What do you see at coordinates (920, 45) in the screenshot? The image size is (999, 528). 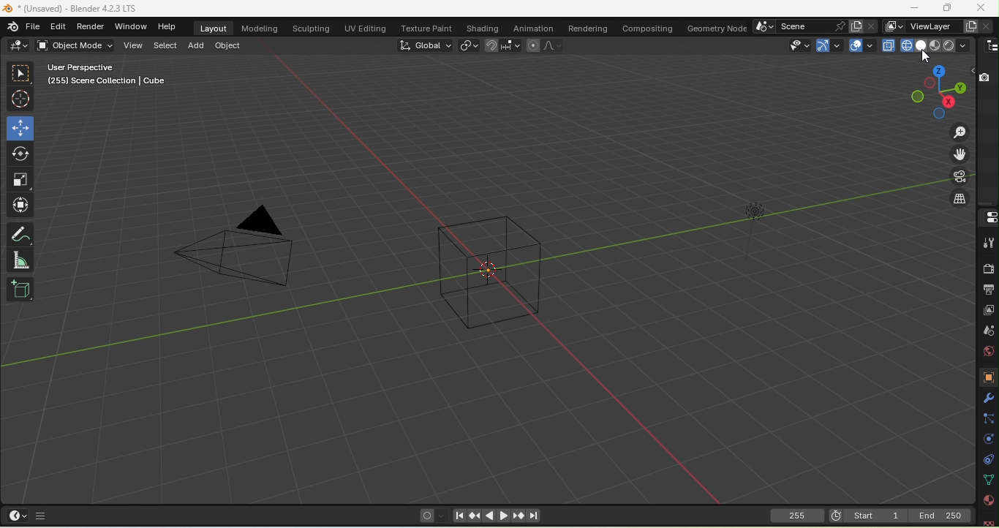 I see `Viewport shading: Solid` at bounding box center [920, 45].